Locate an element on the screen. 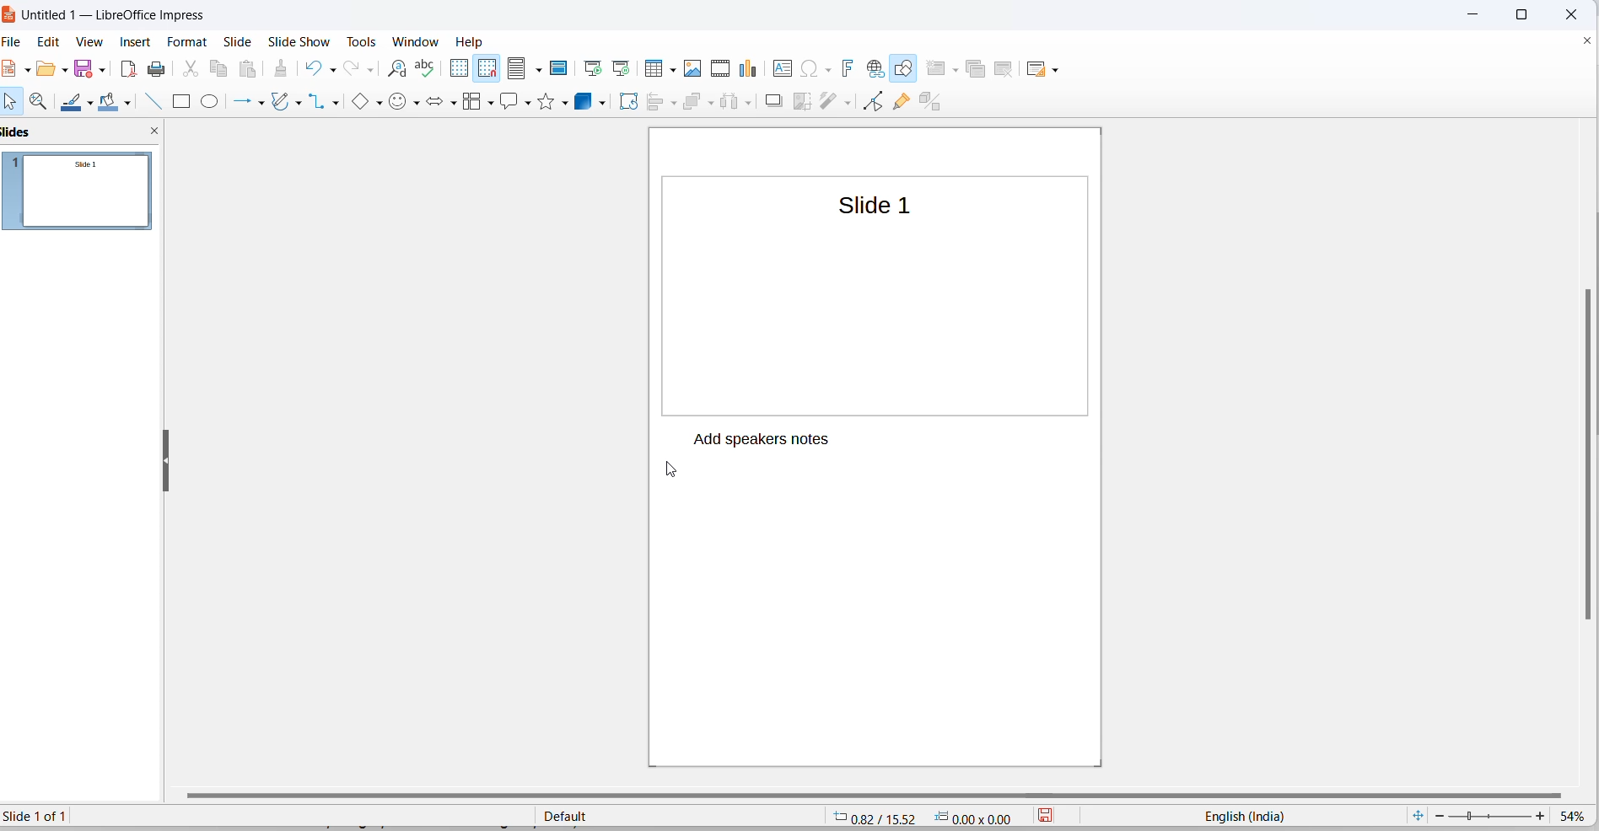 This screenshot has width=1599, height=831. call out shapes is located at coordinates (510, 104).